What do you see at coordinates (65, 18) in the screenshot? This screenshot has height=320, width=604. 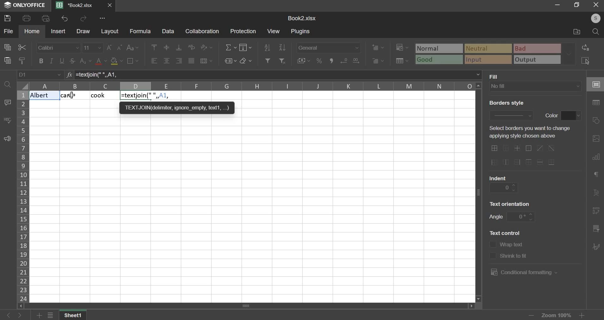 I see `undo` at bounding box center [65, 18].